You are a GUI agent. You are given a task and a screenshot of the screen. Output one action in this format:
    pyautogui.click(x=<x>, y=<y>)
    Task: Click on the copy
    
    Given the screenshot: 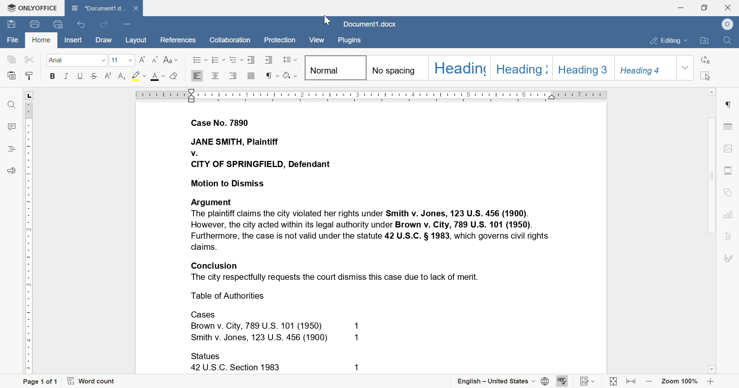 What is the action you would take?
    pyautogui.click(x=11, y=59)
    